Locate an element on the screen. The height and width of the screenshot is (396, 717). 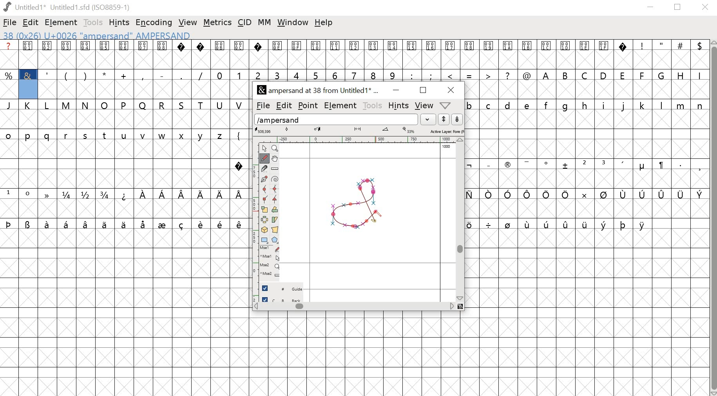
m is located at coordinates (681, 105).